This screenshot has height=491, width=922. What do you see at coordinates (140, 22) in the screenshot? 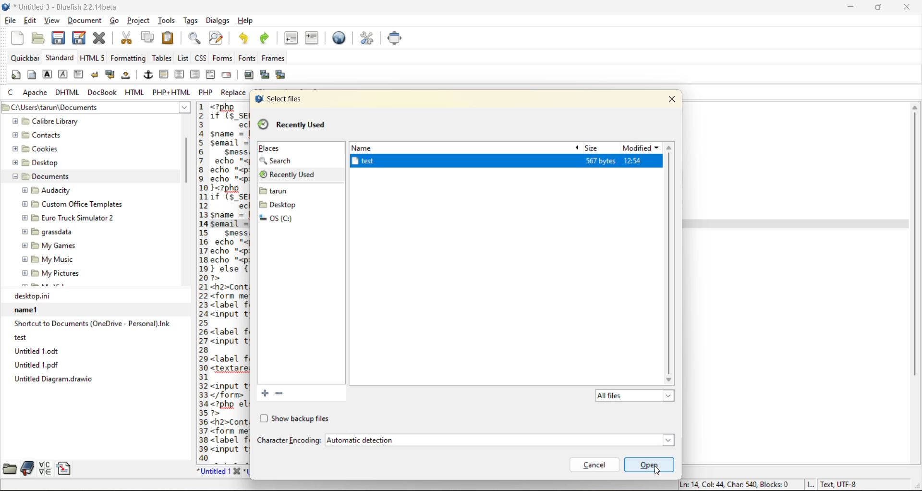
I see `project` at bounding box center [140, 22].